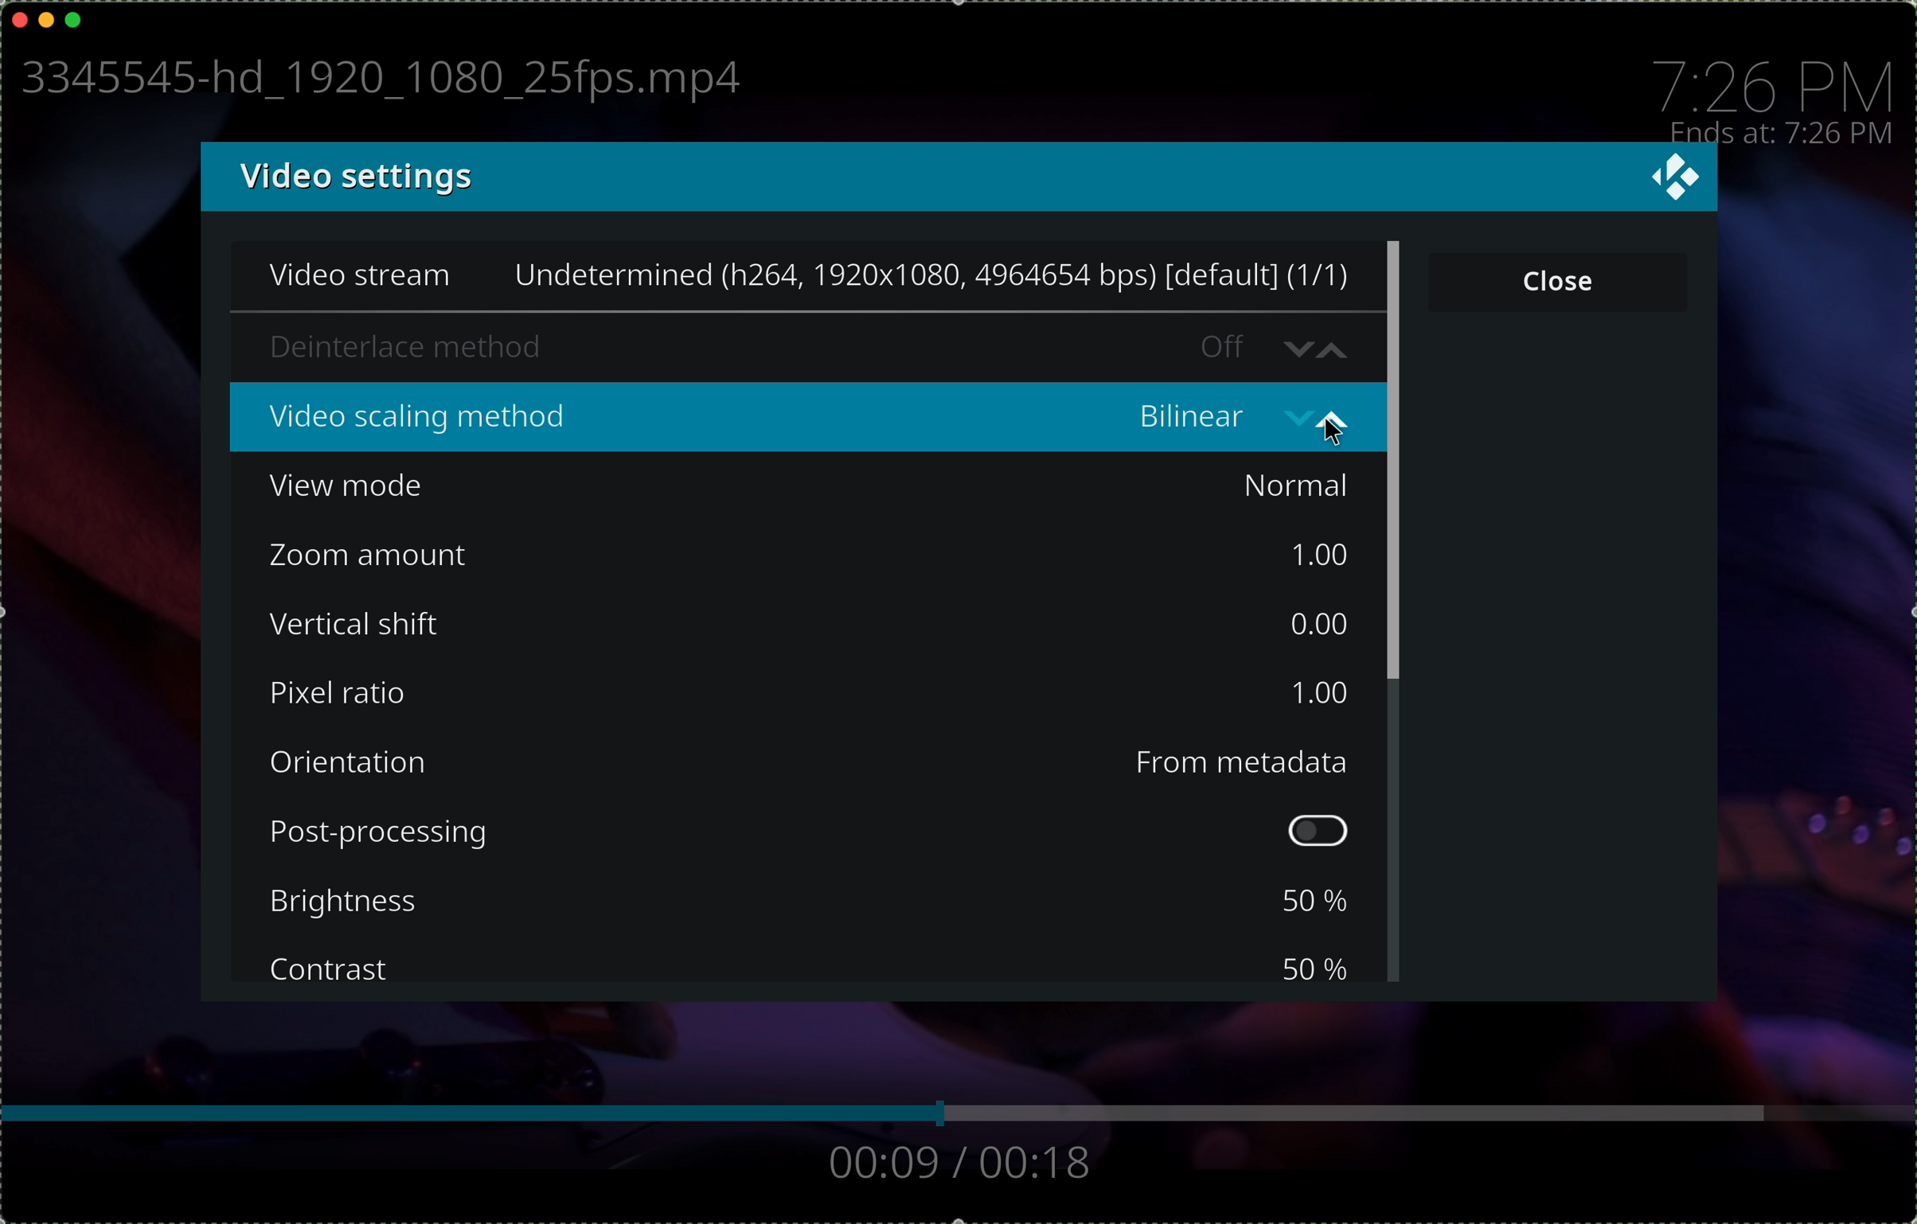 The width and height of the screenshot is (1917, 1224). I want to click on deinterlace method, so click(793, 348).